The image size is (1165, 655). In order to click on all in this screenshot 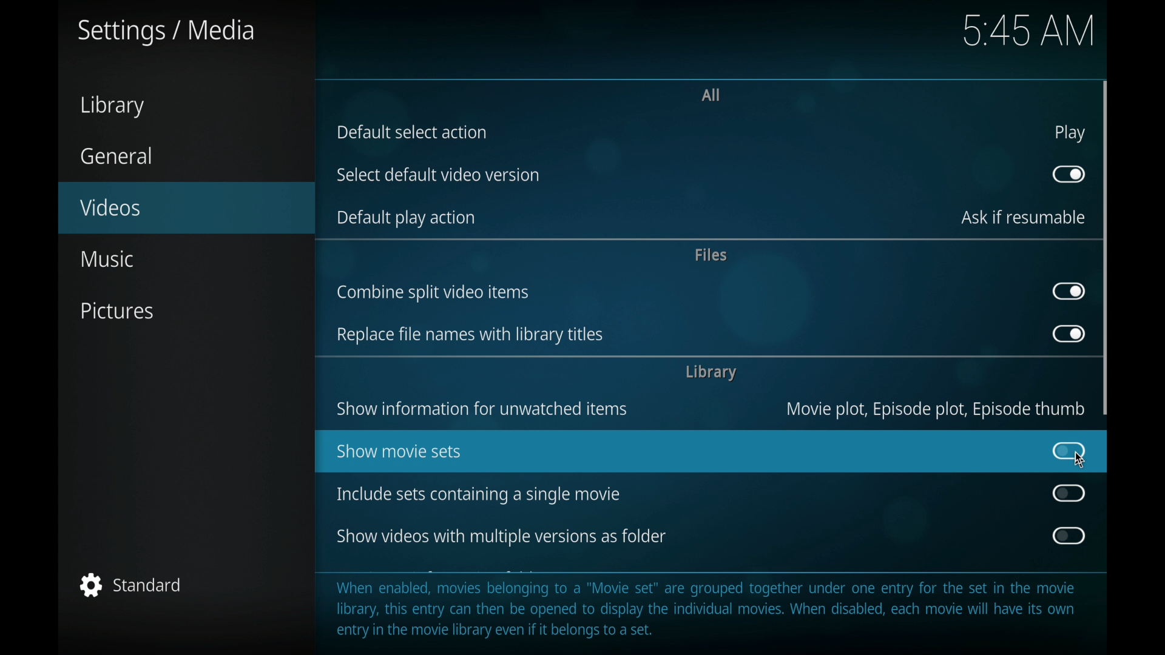, I will do `click(711, 95)`.